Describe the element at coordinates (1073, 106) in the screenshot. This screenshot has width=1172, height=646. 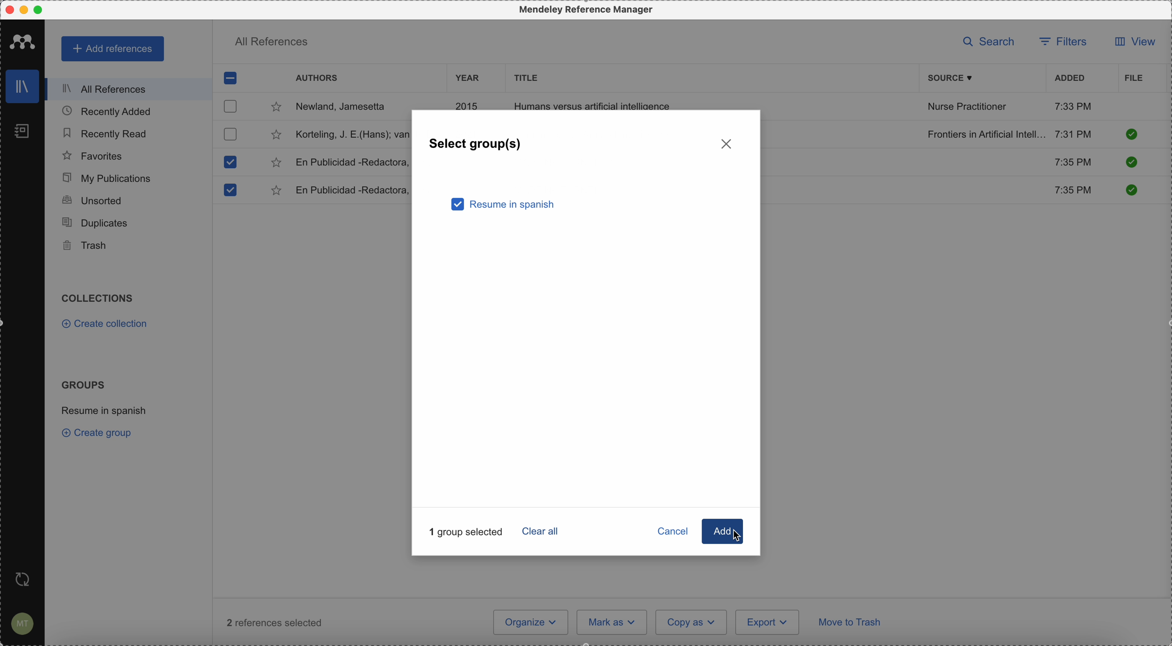
I see `7:33 PM` at that location.